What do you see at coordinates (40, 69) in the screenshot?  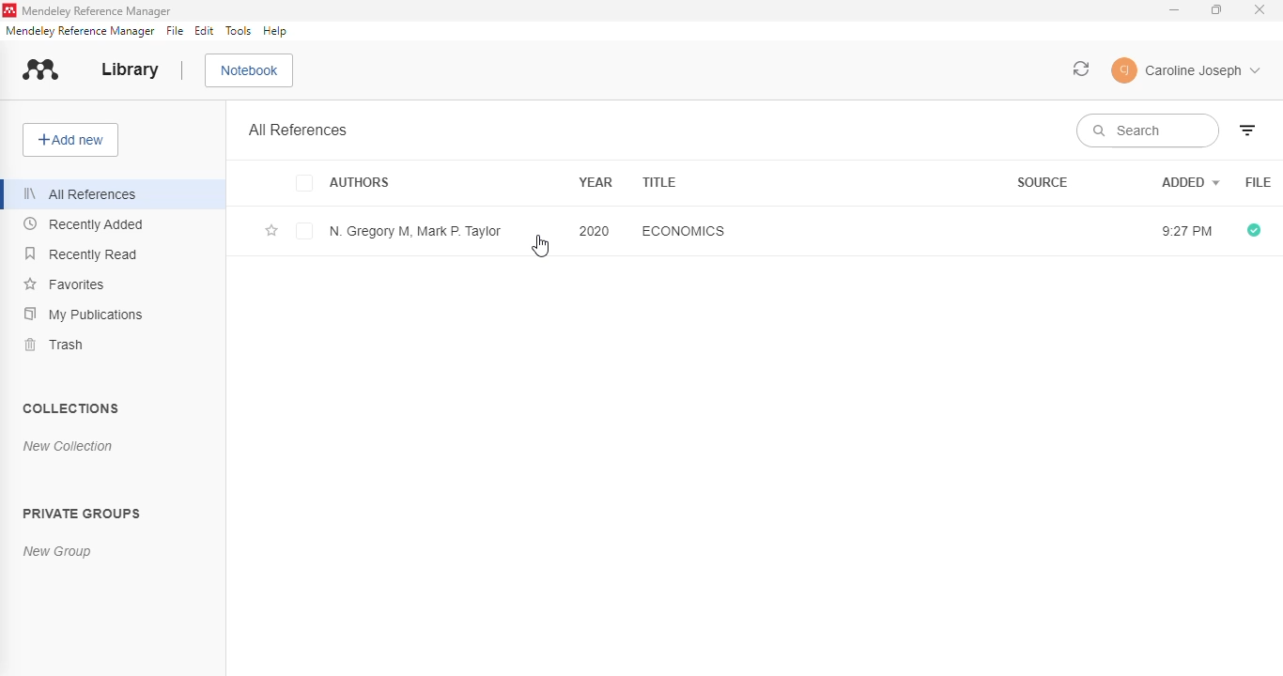 I see `logo` at bounding box center [40, 69].